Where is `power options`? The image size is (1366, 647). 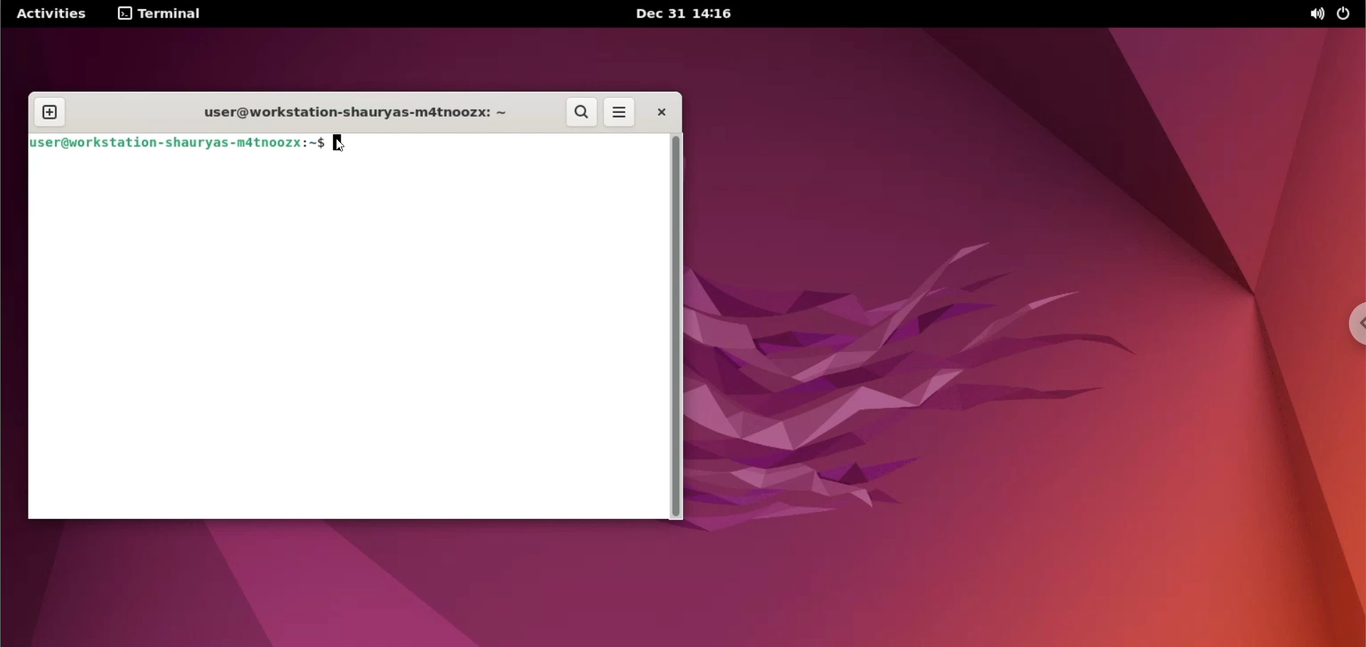 power options is located at coordinates (1348, 14).